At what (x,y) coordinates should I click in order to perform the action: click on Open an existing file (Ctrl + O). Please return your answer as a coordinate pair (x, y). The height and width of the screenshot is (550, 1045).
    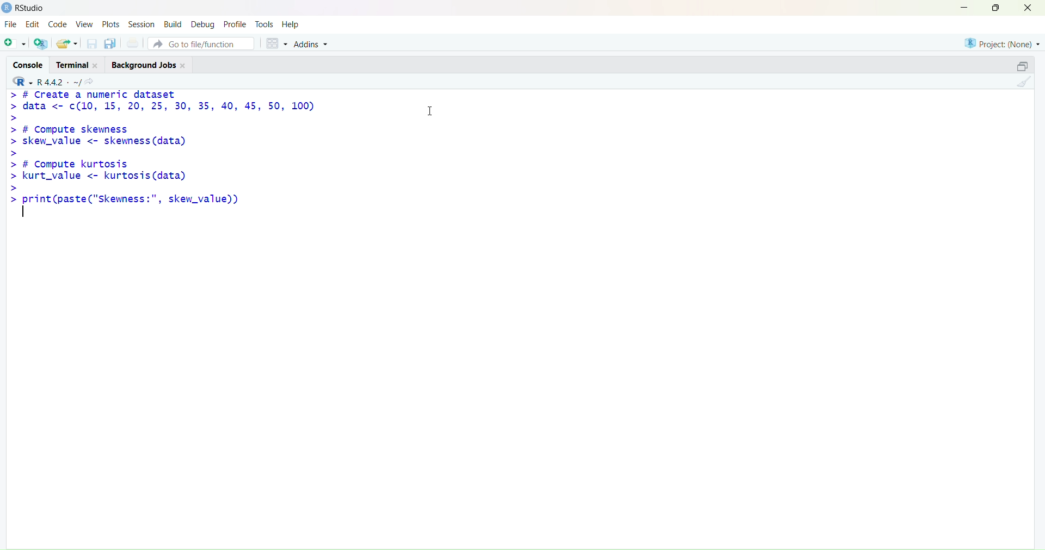
    Looking at the image, I should click on (67, 43).